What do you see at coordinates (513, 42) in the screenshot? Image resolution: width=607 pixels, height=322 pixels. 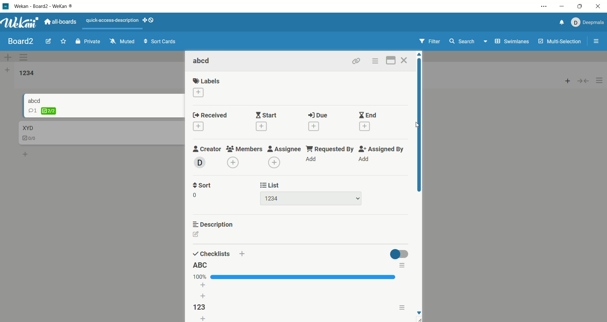 I see `swimlanes` at bounding box center [513, 42].